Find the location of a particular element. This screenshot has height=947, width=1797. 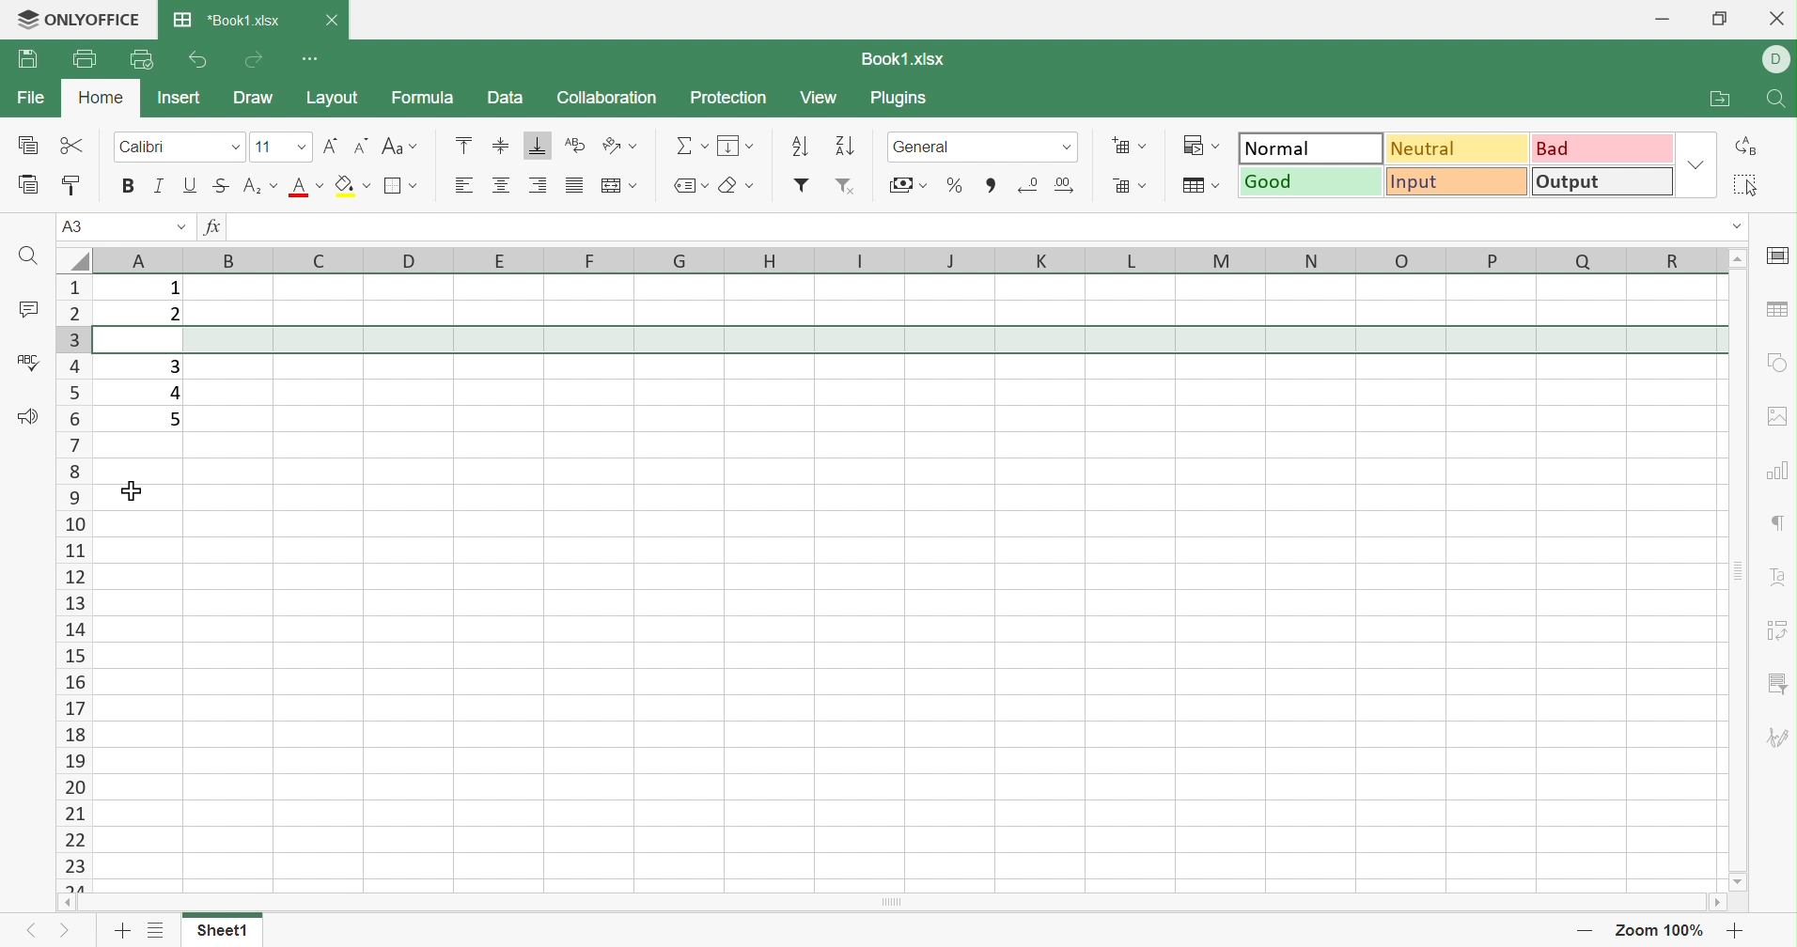

Align Center is located at coordinates (504, 184).